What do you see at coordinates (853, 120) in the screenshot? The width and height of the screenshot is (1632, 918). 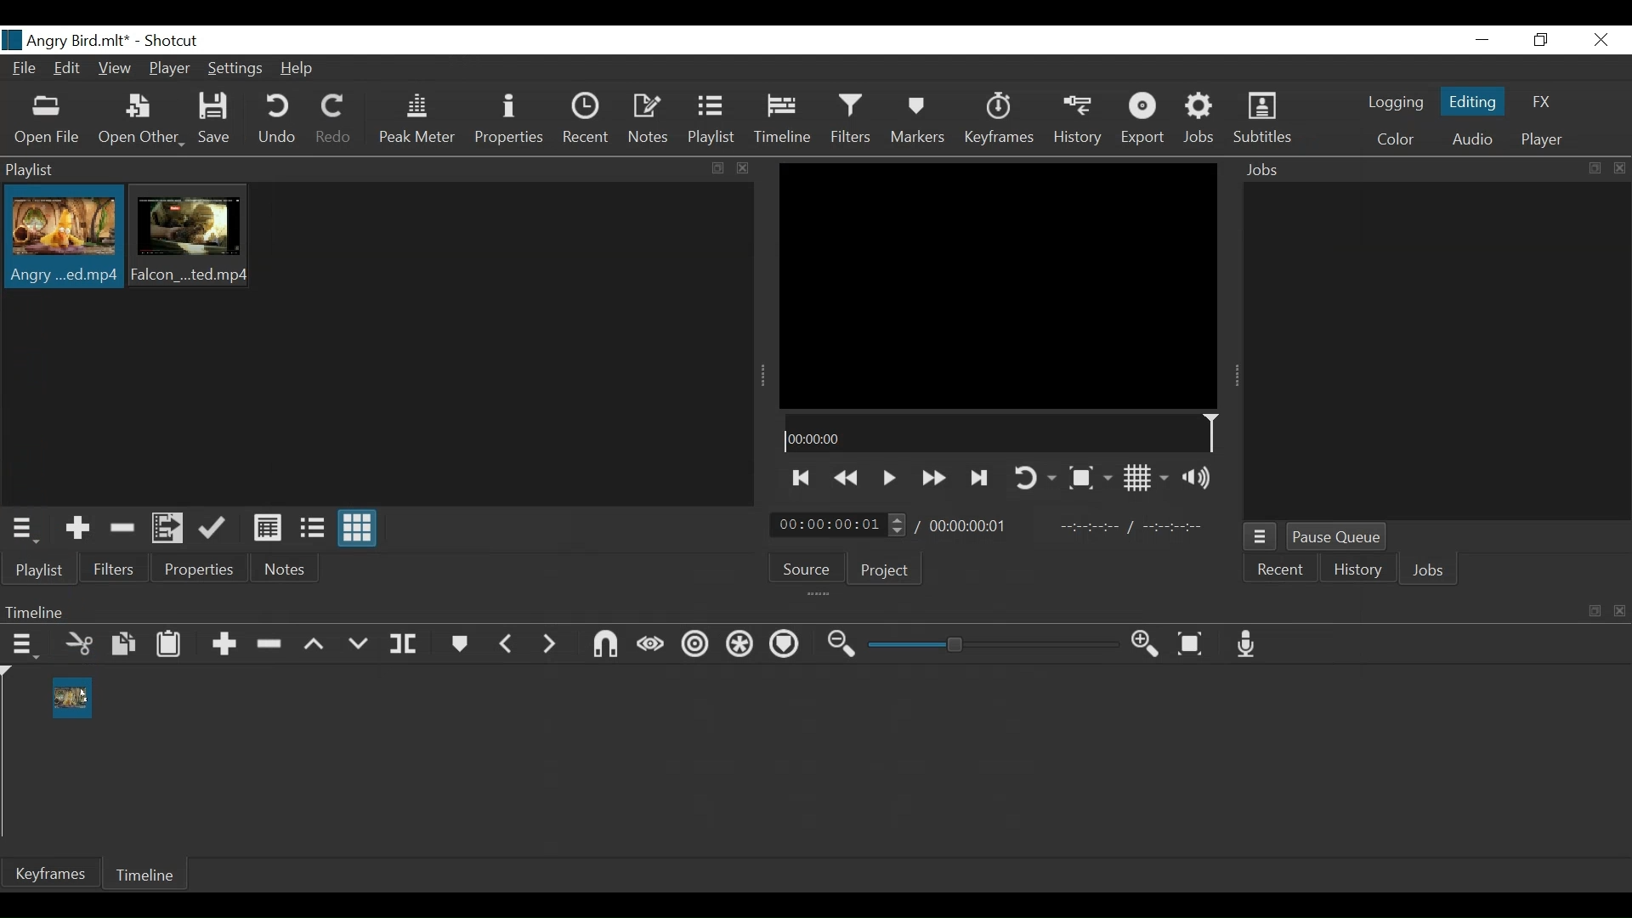 I see `Filters` at bounding box center [853, 120].